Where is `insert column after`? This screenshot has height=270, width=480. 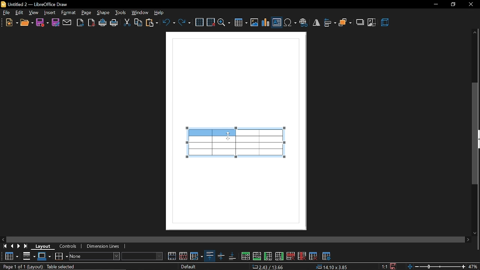
insert column after is located at coordinates (280, 255).